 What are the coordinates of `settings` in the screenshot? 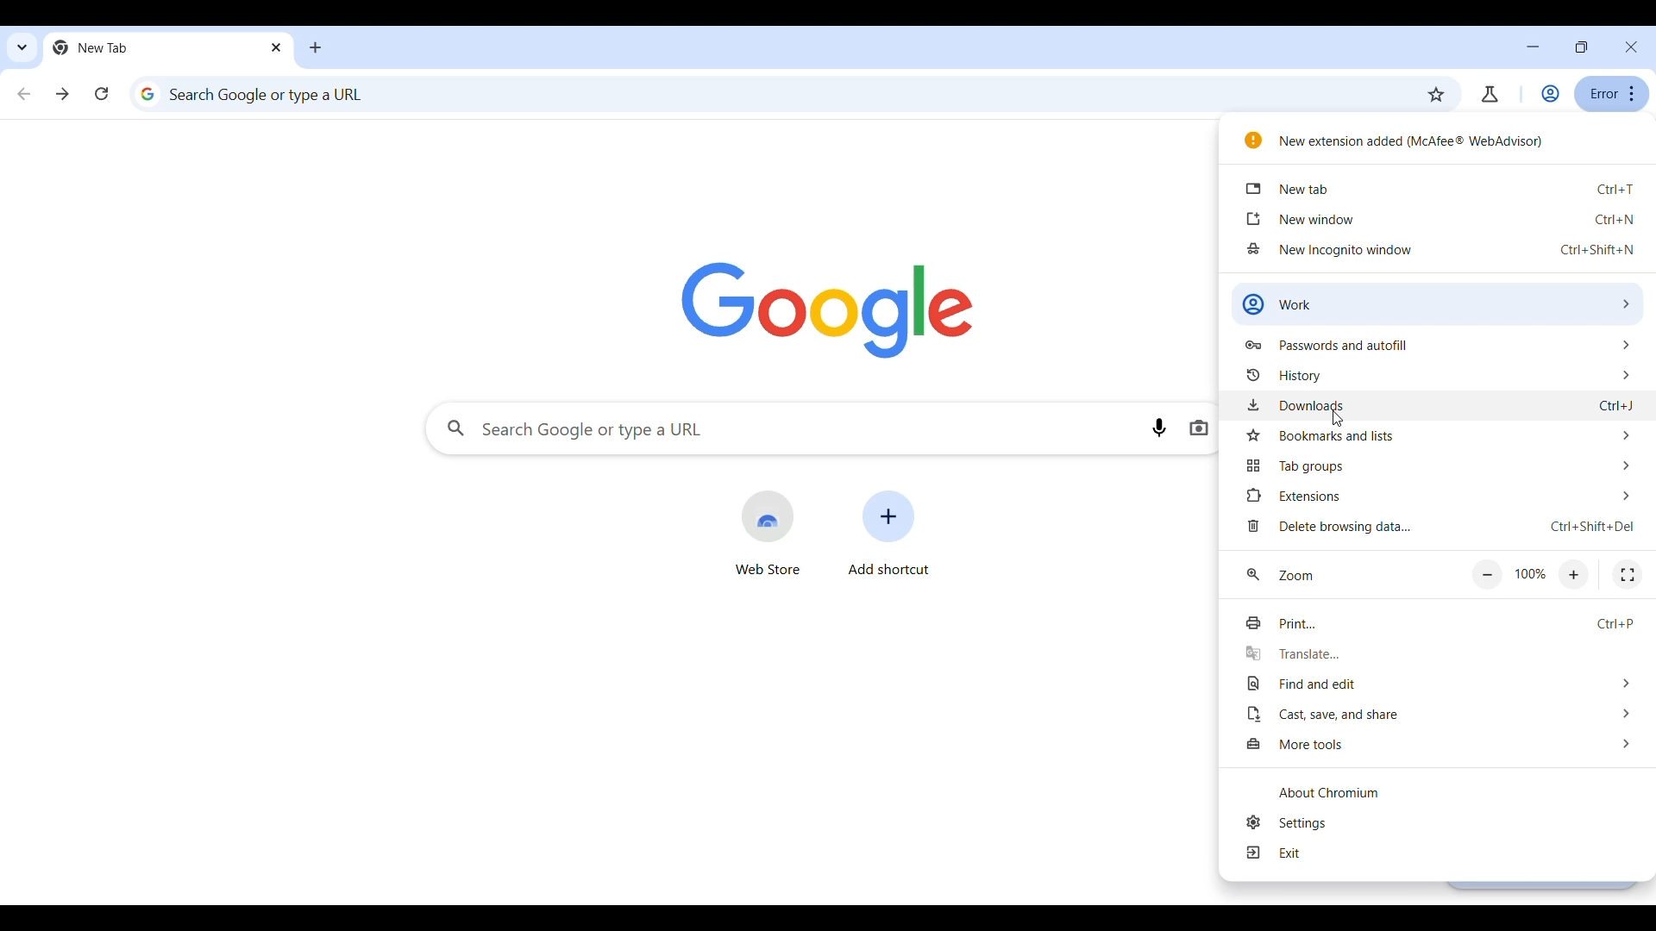 It's located at (1434, 822).